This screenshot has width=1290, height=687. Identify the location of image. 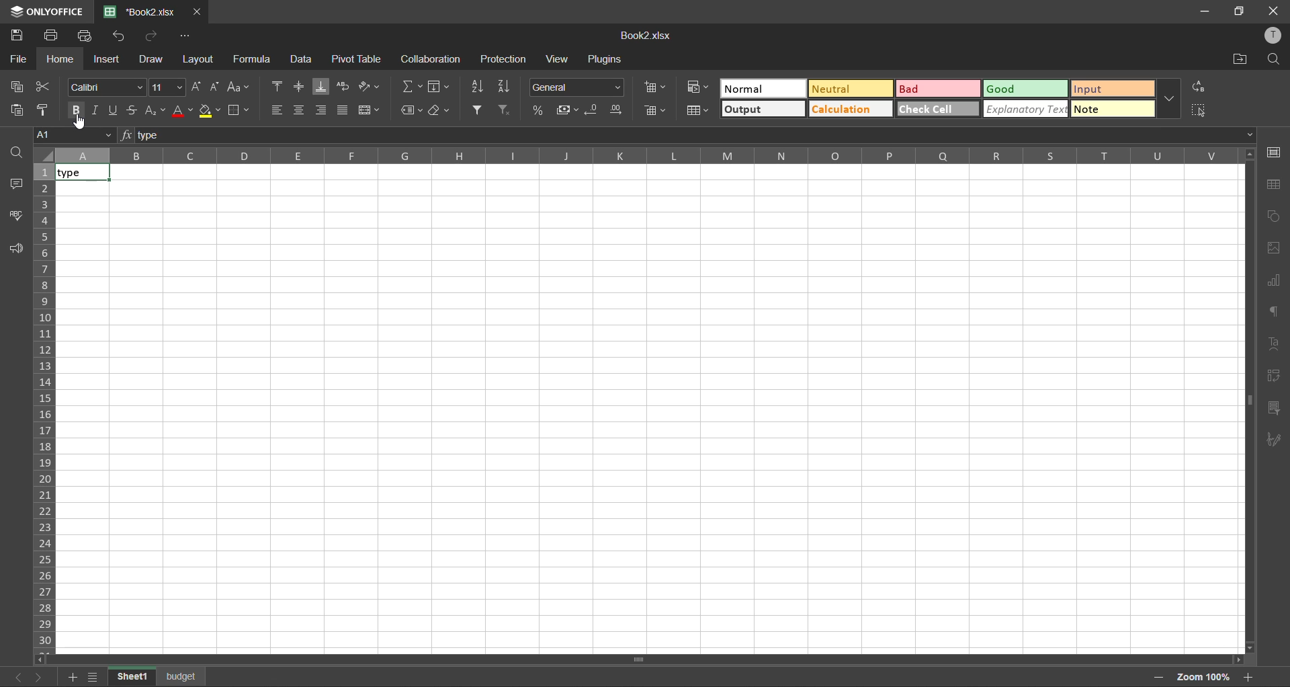
(1277, 249).